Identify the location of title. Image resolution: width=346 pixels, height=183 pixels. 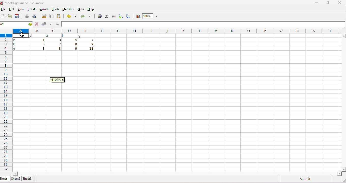
(23, 3).